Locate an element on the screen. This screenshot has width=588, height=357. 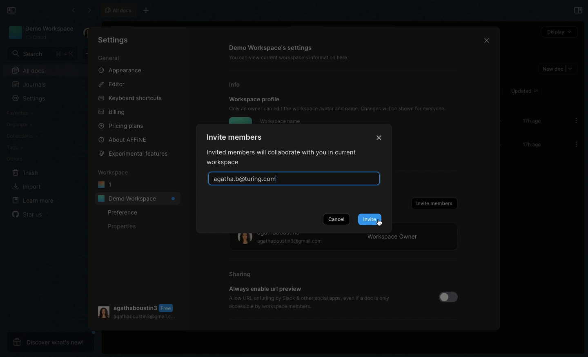
Agatha.b@turing.com is located at coordinates (294, 178).